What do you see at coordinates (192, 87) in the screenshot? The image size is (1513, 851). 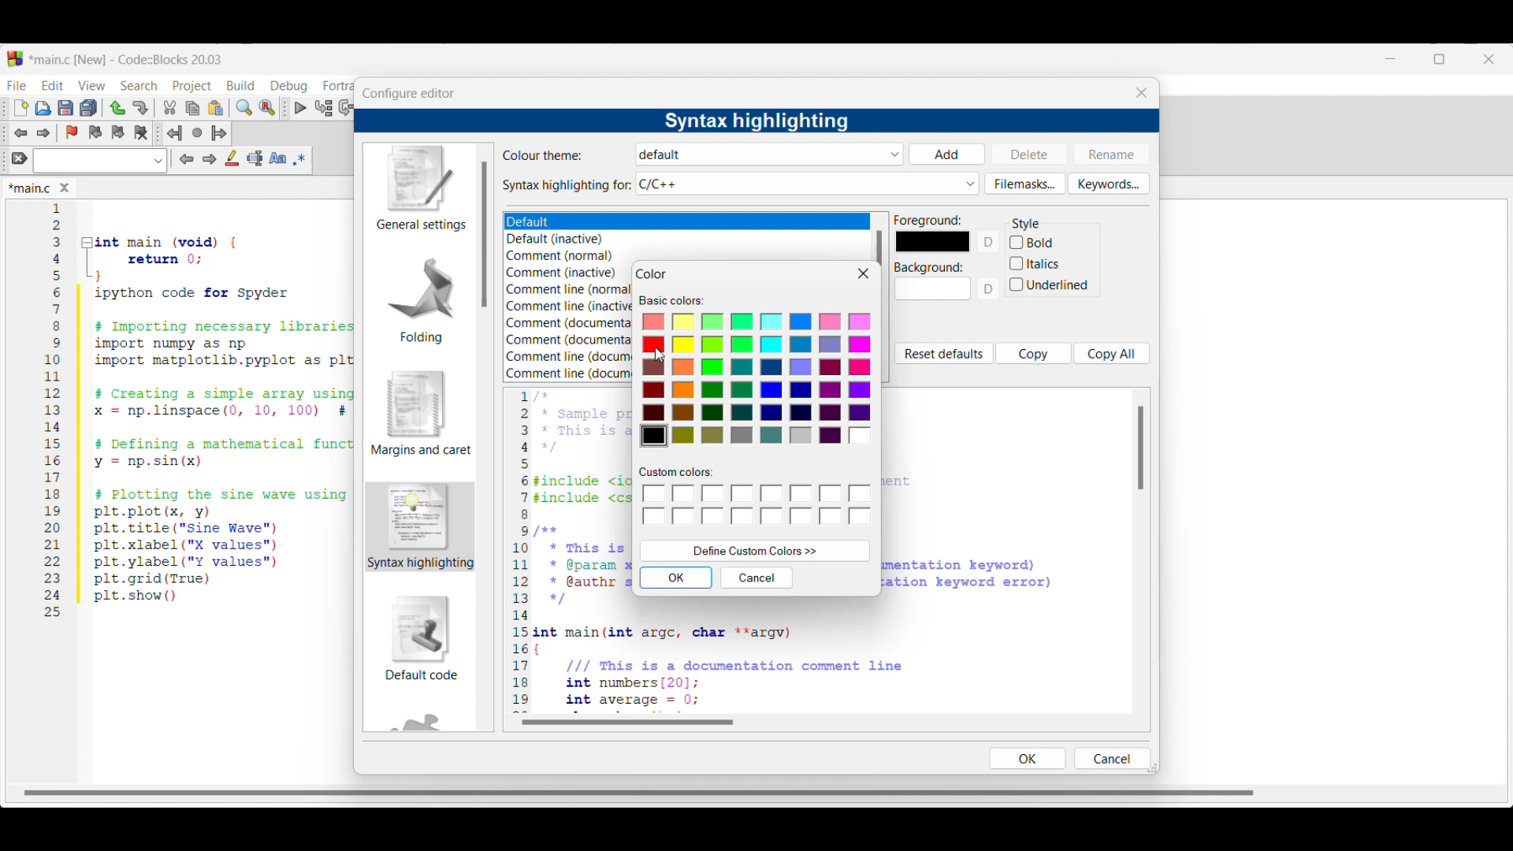 I see `Project menu` at bounding box center [192, 87].